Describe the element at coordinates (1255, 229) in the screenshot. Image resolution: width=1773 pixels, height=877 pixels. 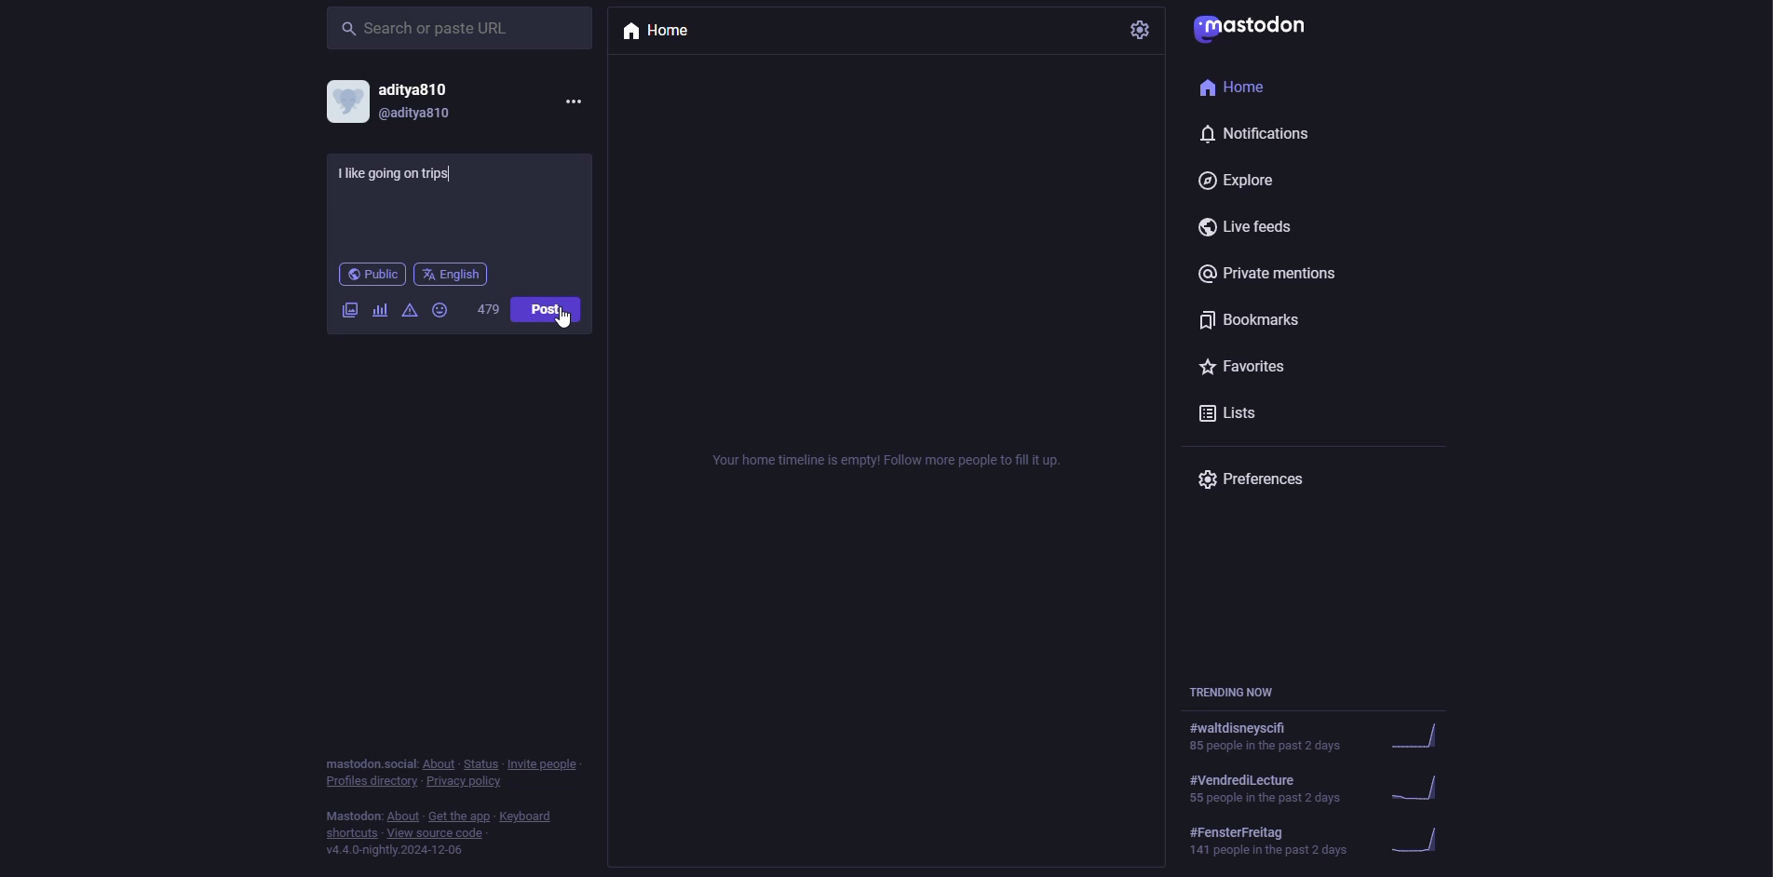
I see `live feeds` at that location.